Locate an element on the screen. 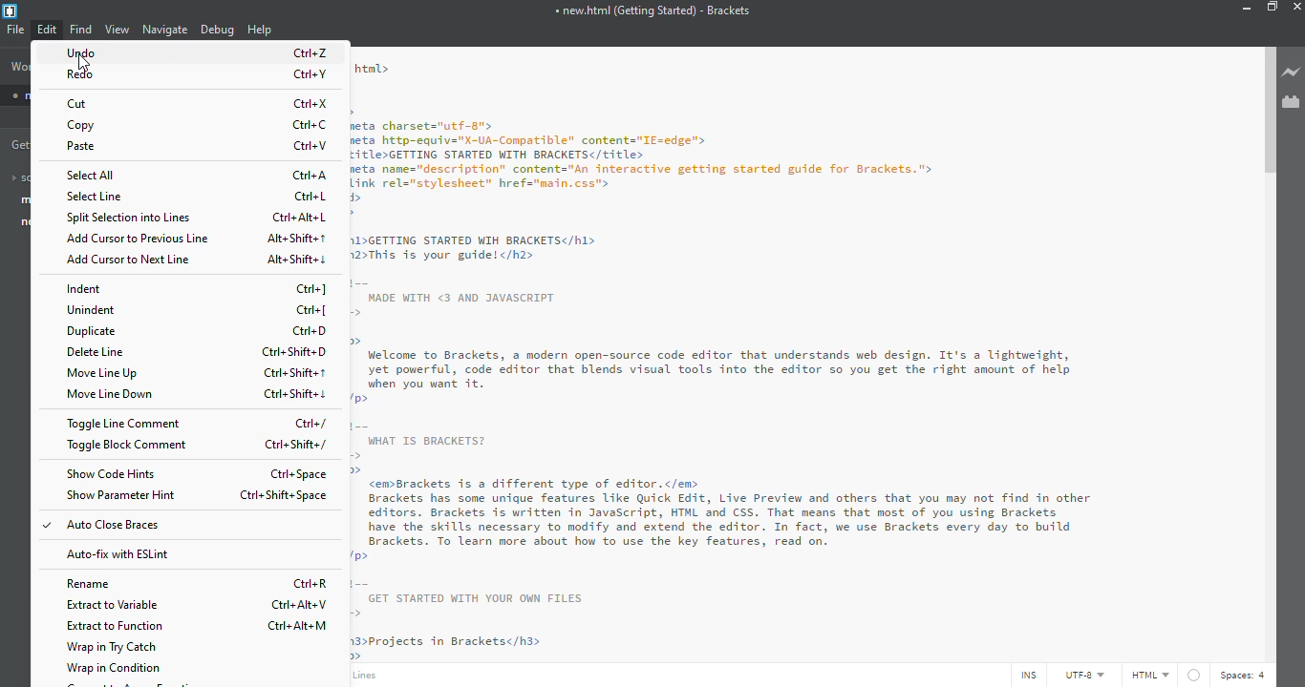 This screenshot has width=1305, height=687. edit is located at coordinates (49, 30).